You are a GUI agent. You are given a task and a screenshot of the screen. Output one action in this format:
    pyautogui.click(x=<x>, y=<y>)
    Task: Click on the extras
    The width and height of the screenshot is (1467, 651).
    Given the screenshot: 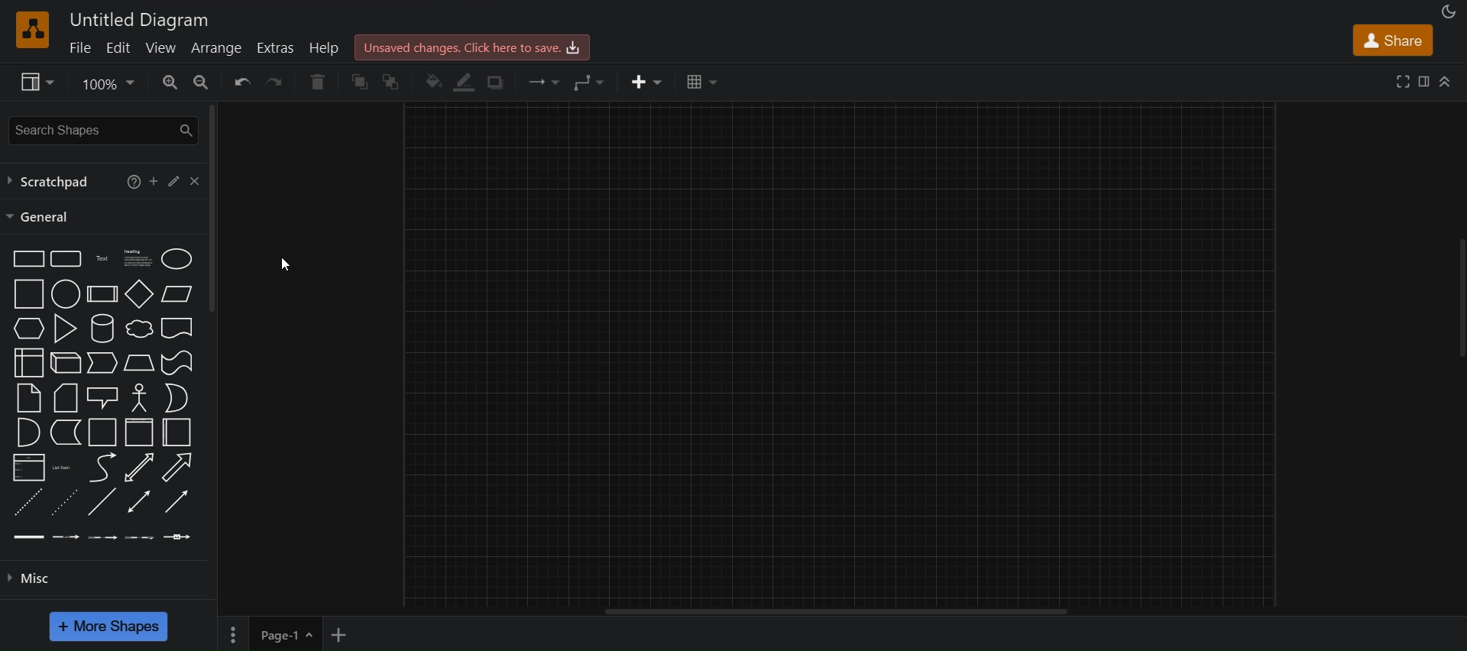 What is the action you would take?
    pyautogui.click(x=274, y=48)
    